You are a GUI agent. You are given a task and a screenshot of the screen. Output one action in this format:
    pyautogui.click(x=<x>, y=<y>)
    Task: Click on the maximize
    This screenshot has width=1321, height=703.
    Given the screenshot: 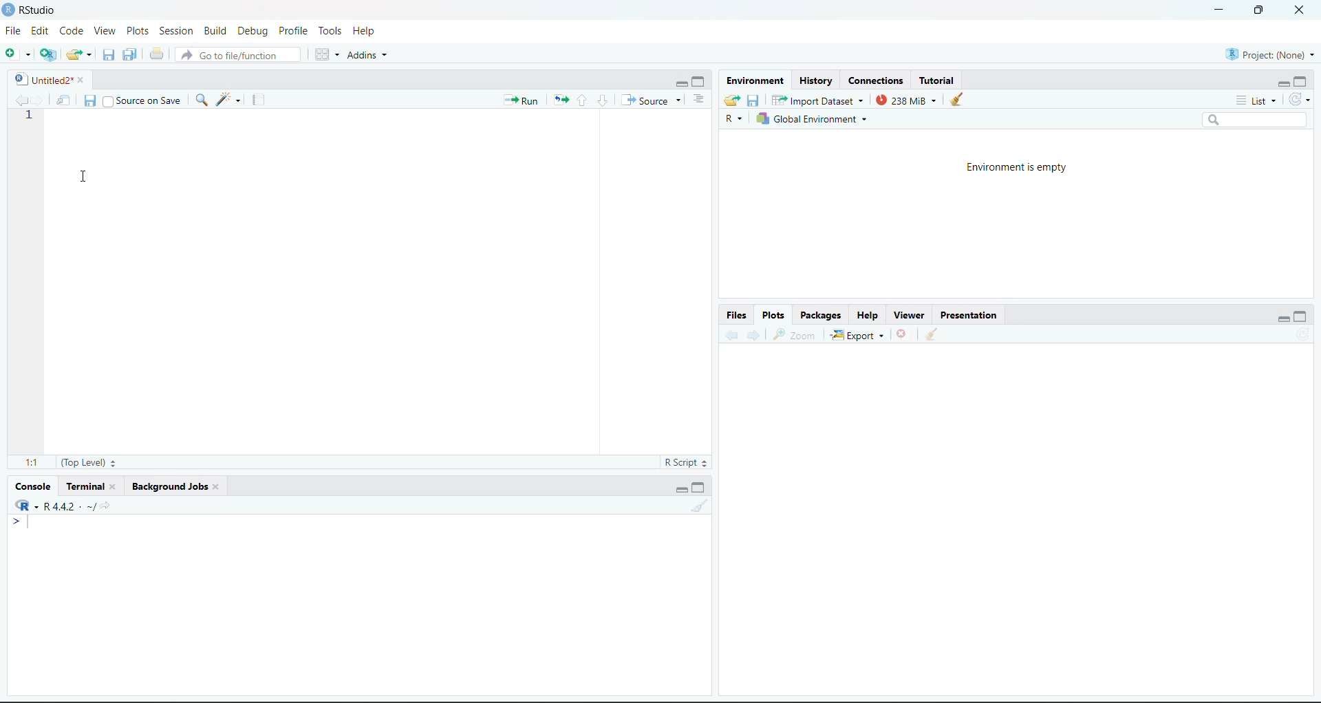 What is the action you would take?
    pyautogui.click(x=700, y=488)
    